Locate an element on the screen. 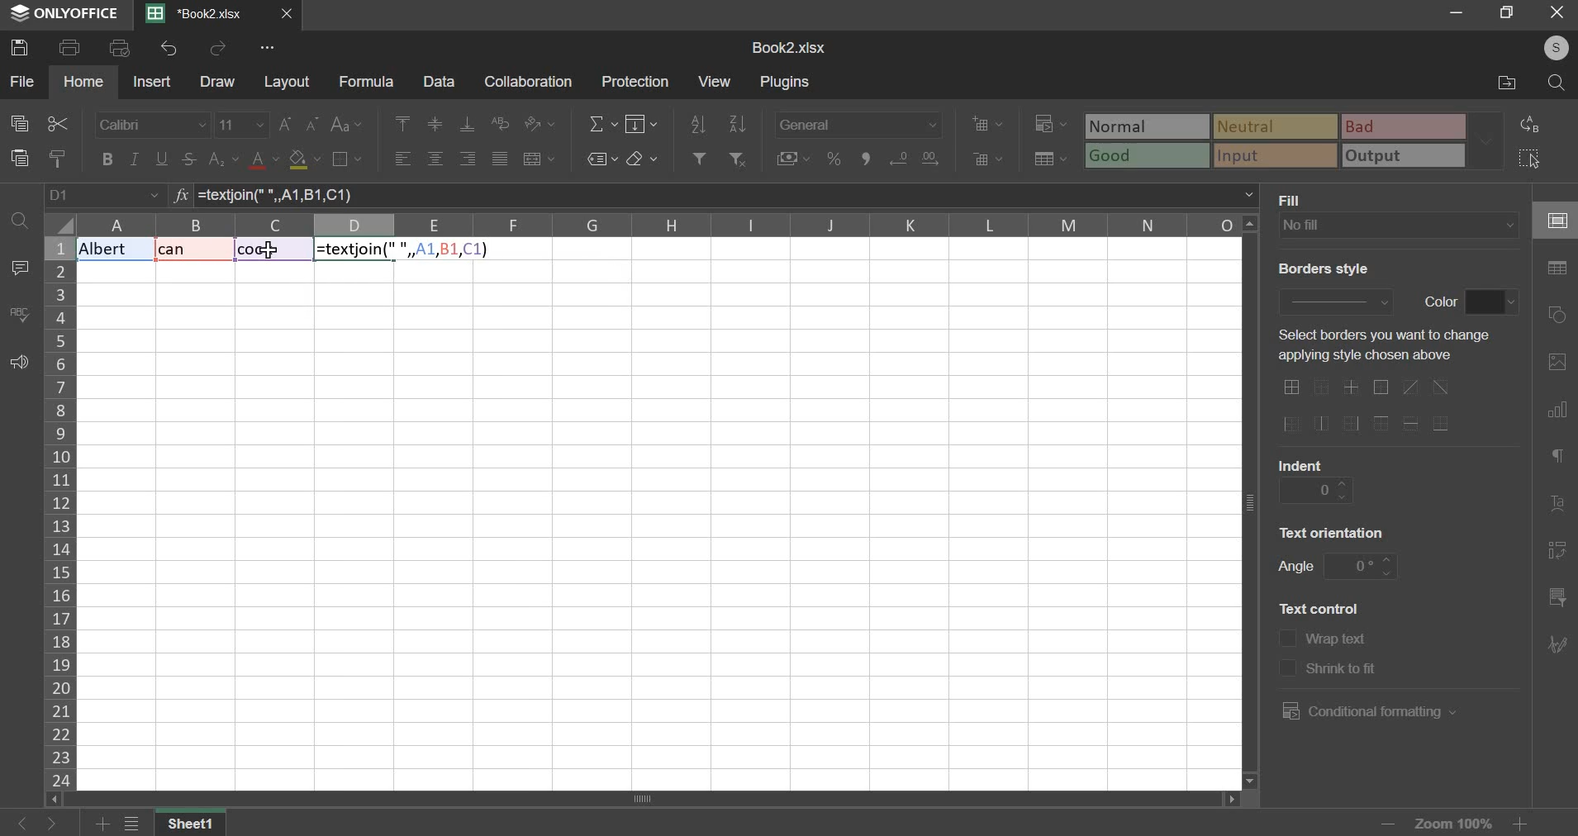 This screenshot has width=1578, height=836. text is located at coordinates (1295, 568).